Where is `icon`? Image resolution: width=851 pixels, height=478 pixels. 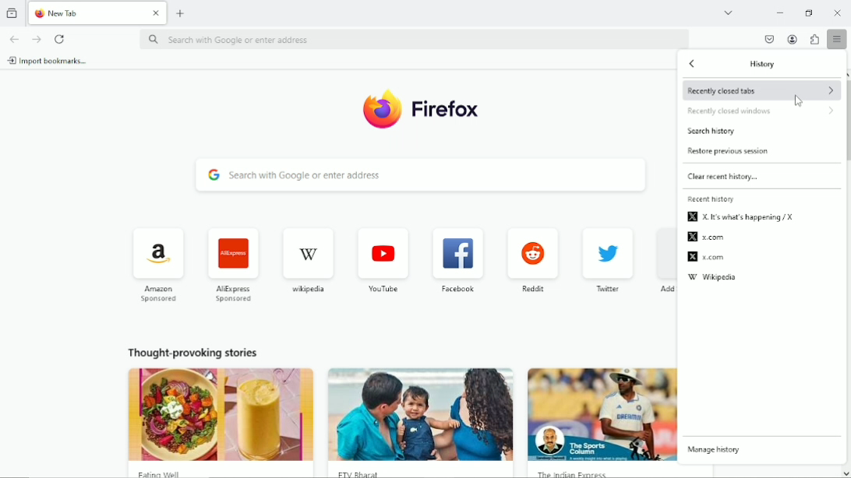
icon is located at coordinates (383, 256).